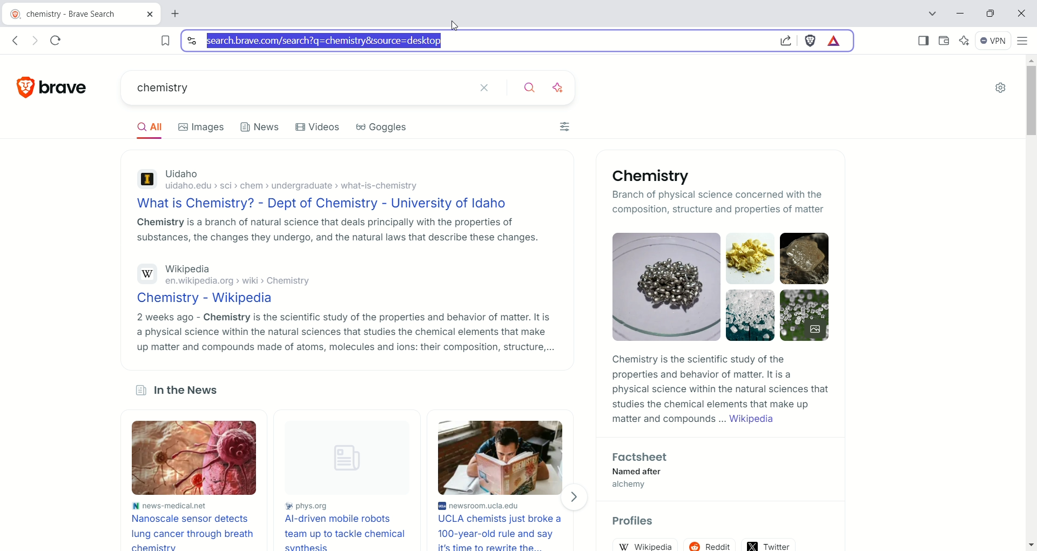 Image resolution: width=1037 pixels, height=551 pixels. What do you see at coordinates (72, 88) in the screenshot?
I see `brave` at bounding box center [72, 88].